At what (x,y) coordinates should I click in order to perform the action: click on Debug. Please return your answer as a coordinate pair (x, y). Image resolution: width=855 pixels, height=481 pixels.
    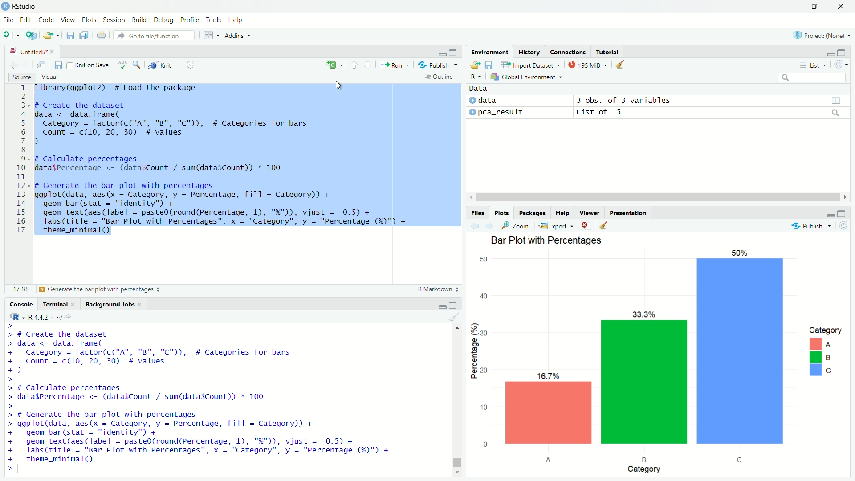
    Looking at the image, I should click on (166, 20).